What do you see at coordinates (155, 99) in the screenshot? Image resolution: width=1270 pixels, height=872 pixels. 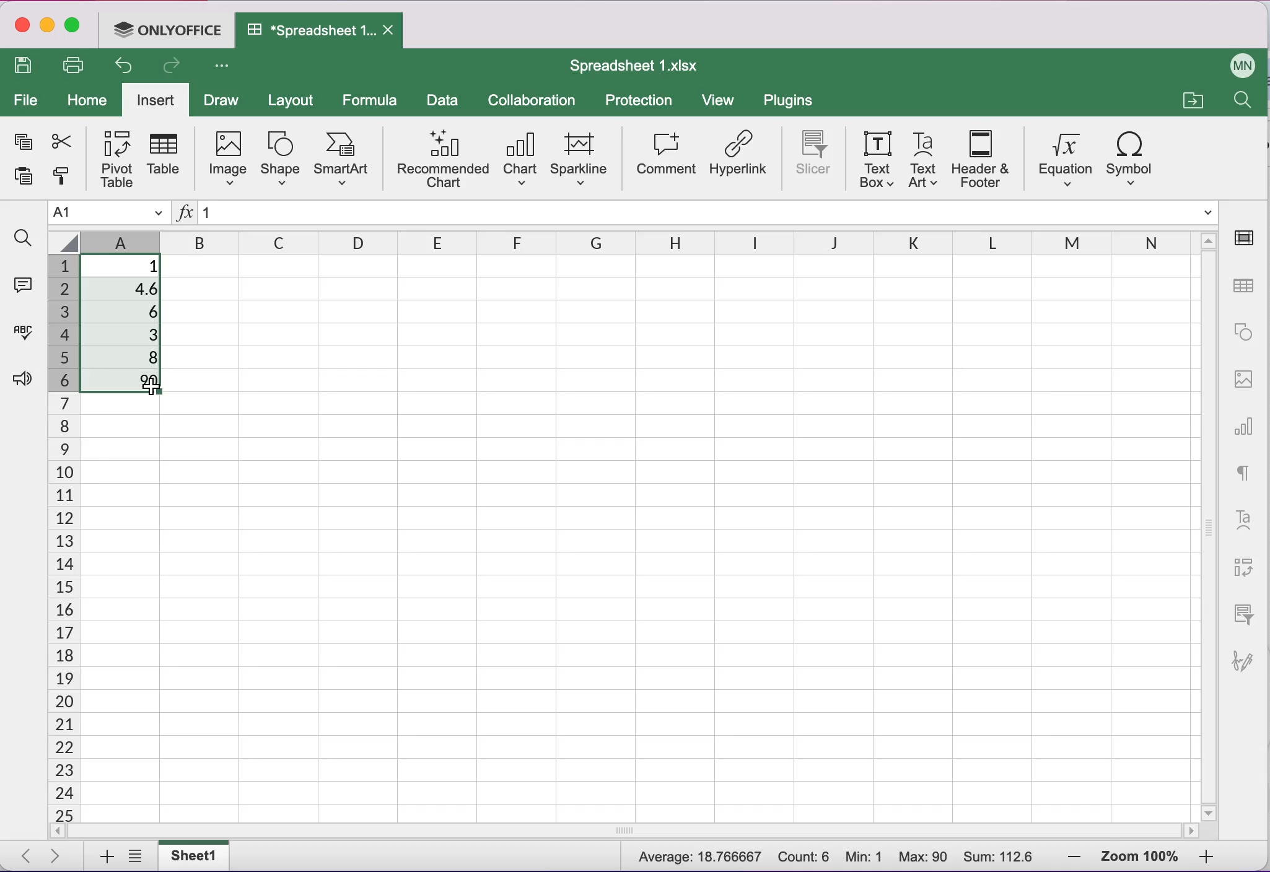 I see `insert` at bounding box center [155, 99].